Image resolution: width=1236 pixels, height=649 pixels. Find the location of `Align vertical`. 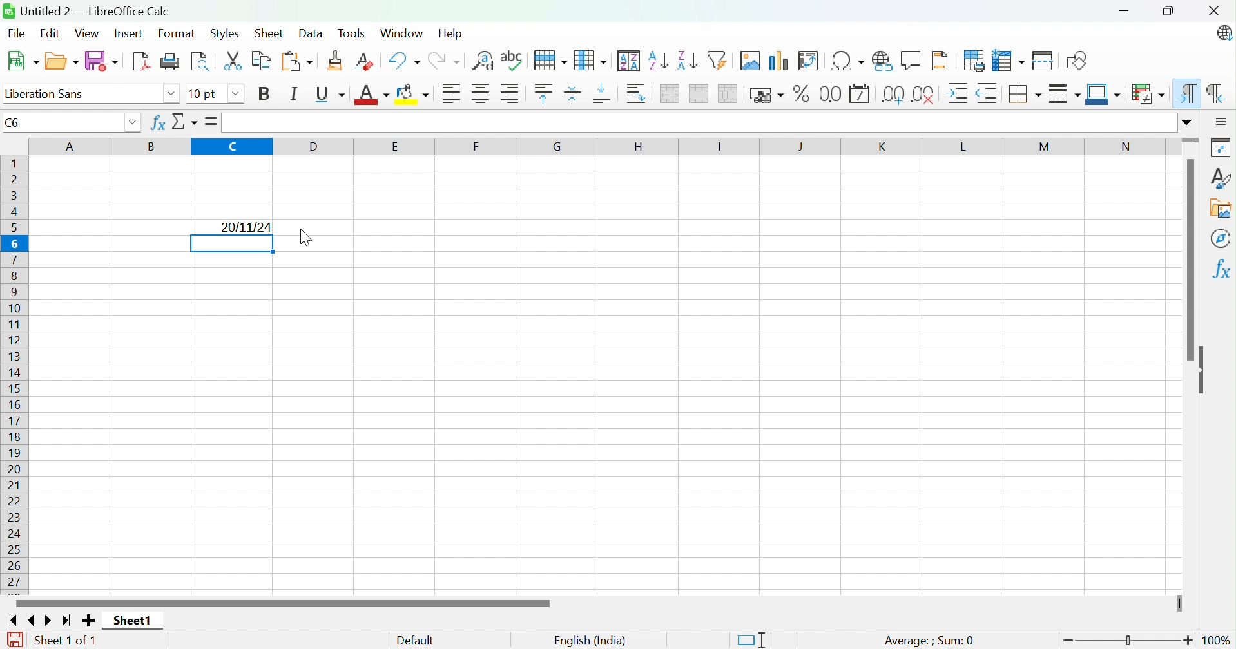

Align vertical is located at coordinates (572, 95).